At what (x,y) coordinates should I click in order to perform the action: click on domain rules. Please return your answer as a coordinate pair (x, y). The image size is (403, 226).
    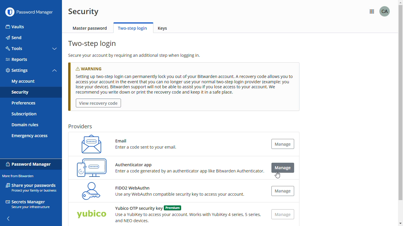
    Looking at the image, I should click on (25, 125).